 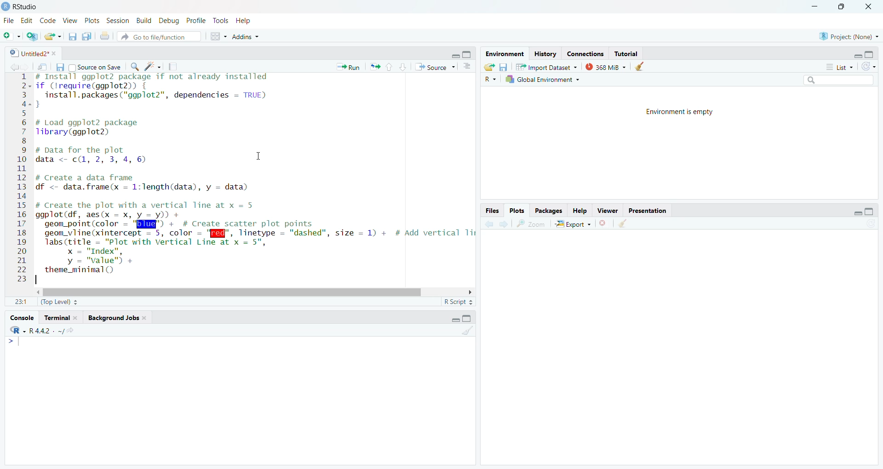 What do you see at coordinates (650, 210) in the screenshot?
I see `Presentation` at bounding box center [650, 210].